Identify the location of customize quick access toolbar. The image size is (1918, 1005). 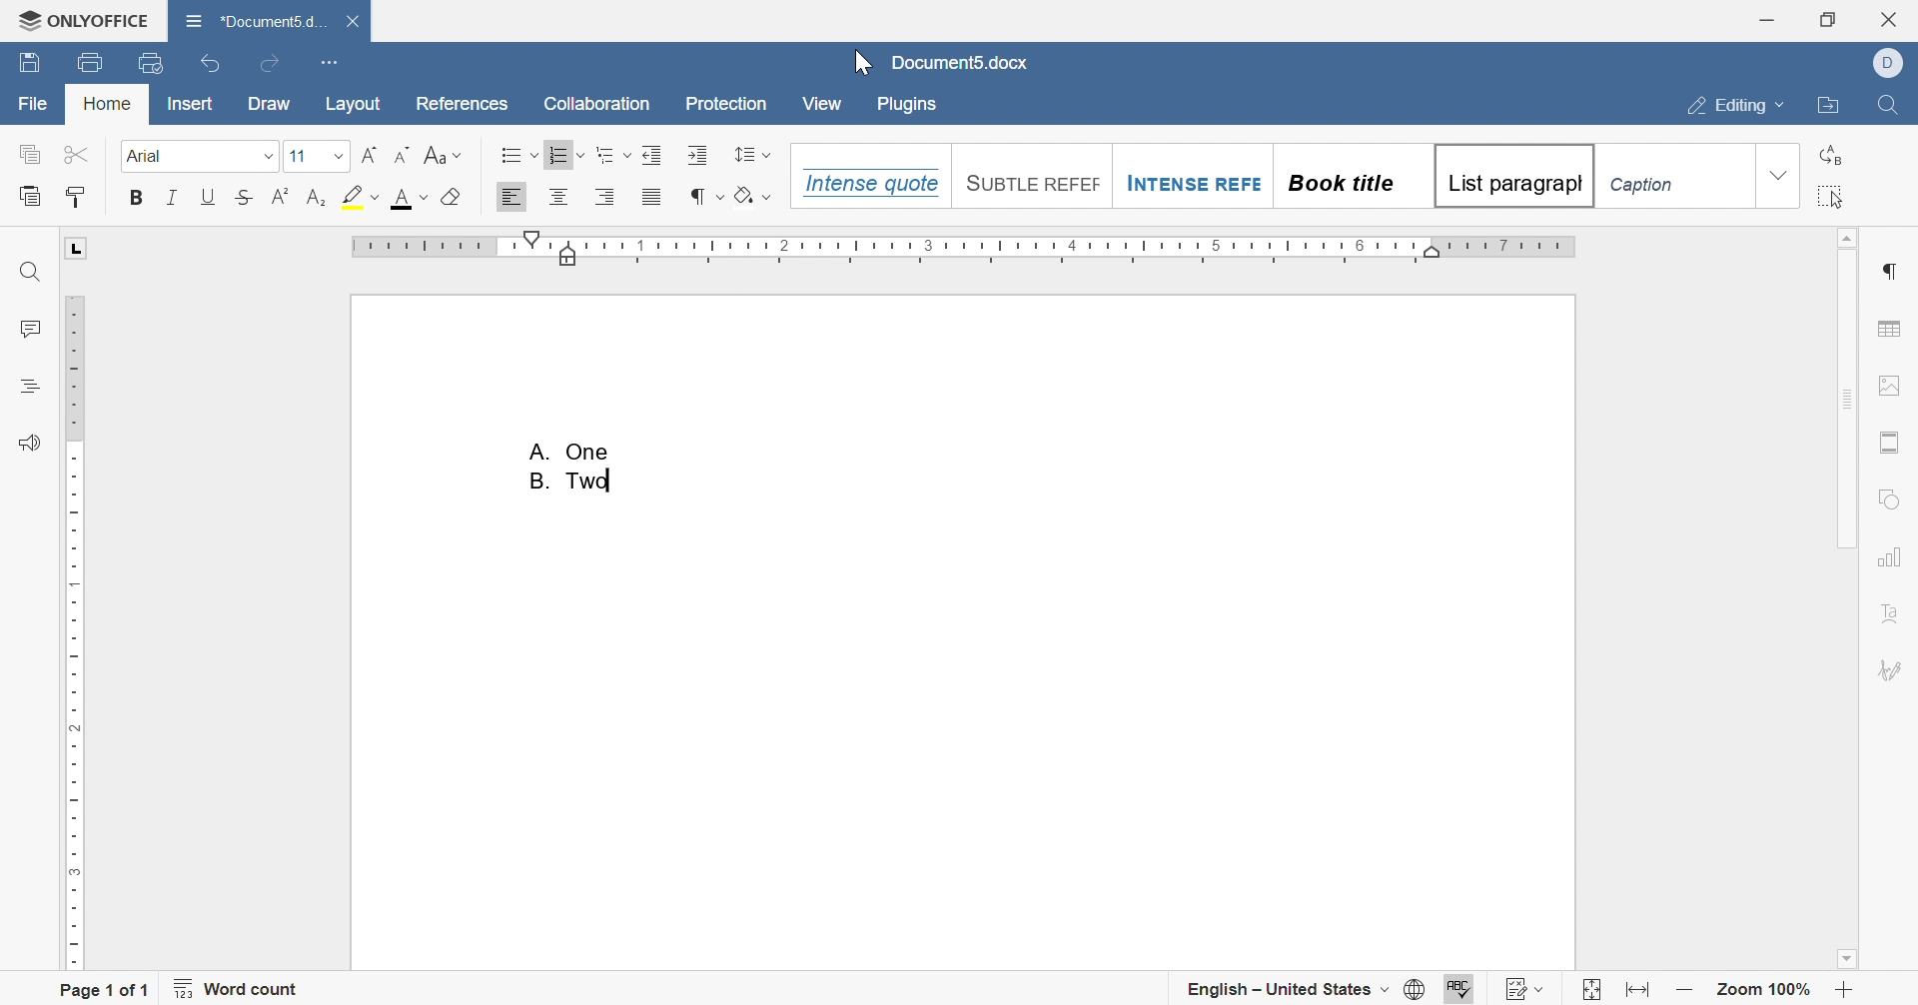
(331, 62).